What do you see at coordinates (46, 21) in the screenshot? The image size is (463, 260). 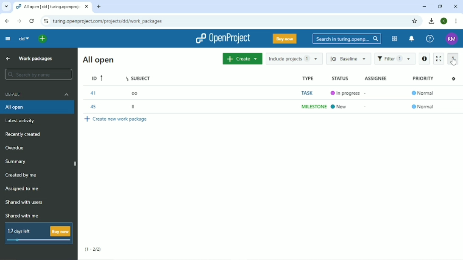 I see `View site information` at bounding box center [46, 21].